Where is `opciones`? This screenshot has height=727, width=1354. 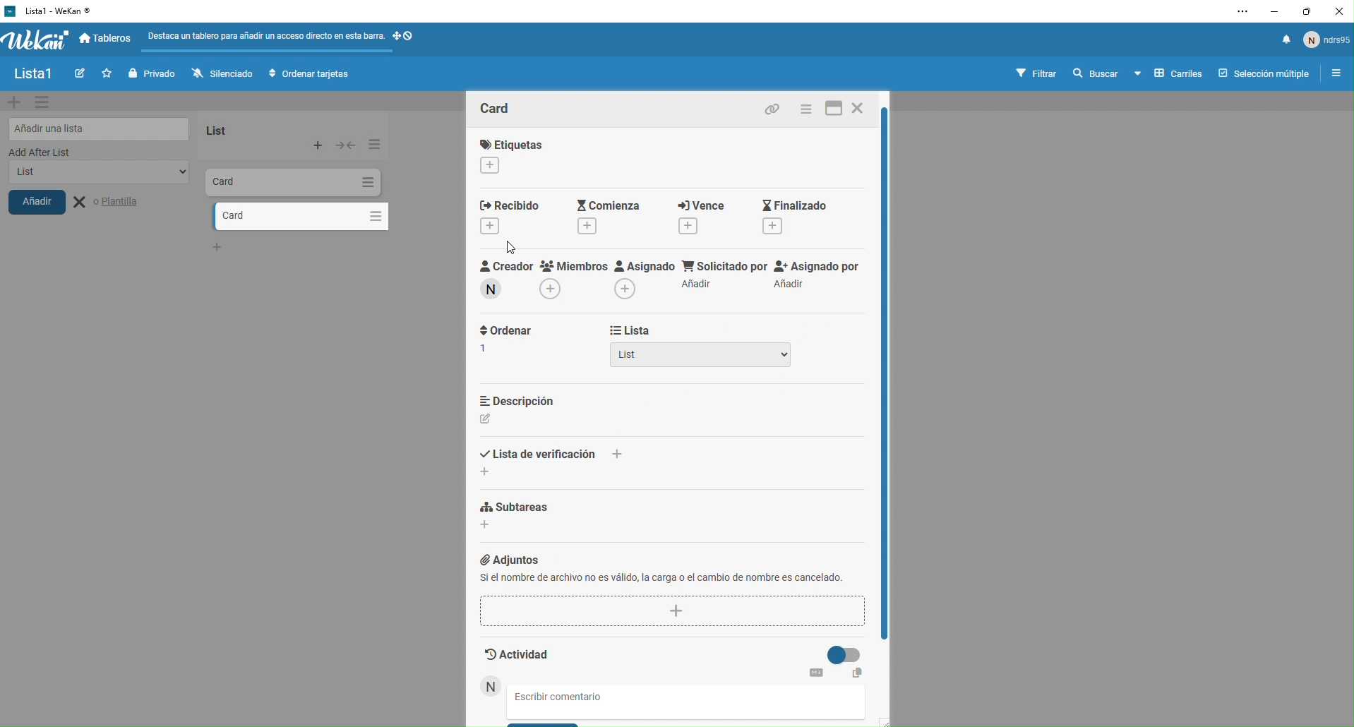
opciones is located at coordinates (1333, 75).